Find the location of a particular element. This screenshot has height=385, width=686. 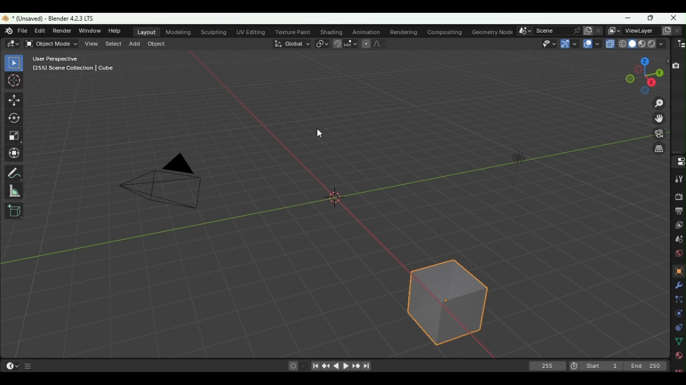

Rotate the view is located at coordinates (658, 73).